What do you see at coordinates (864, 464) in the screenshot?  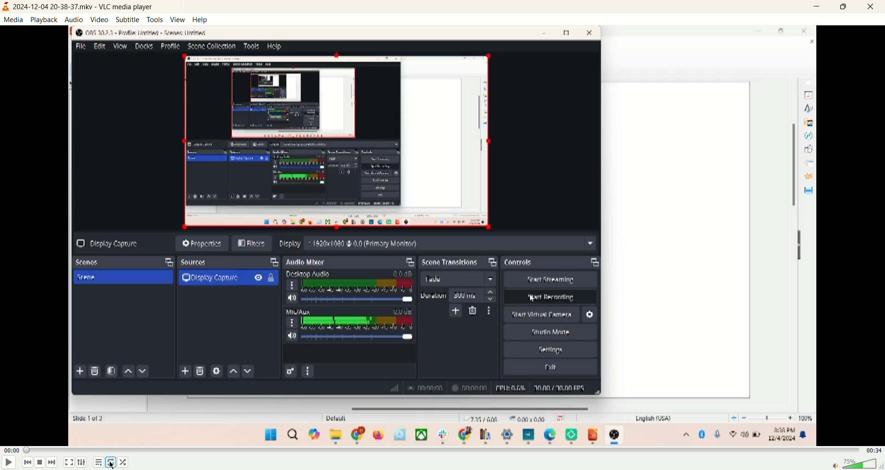 I see `volume bar` at bounding box center [864, 464].